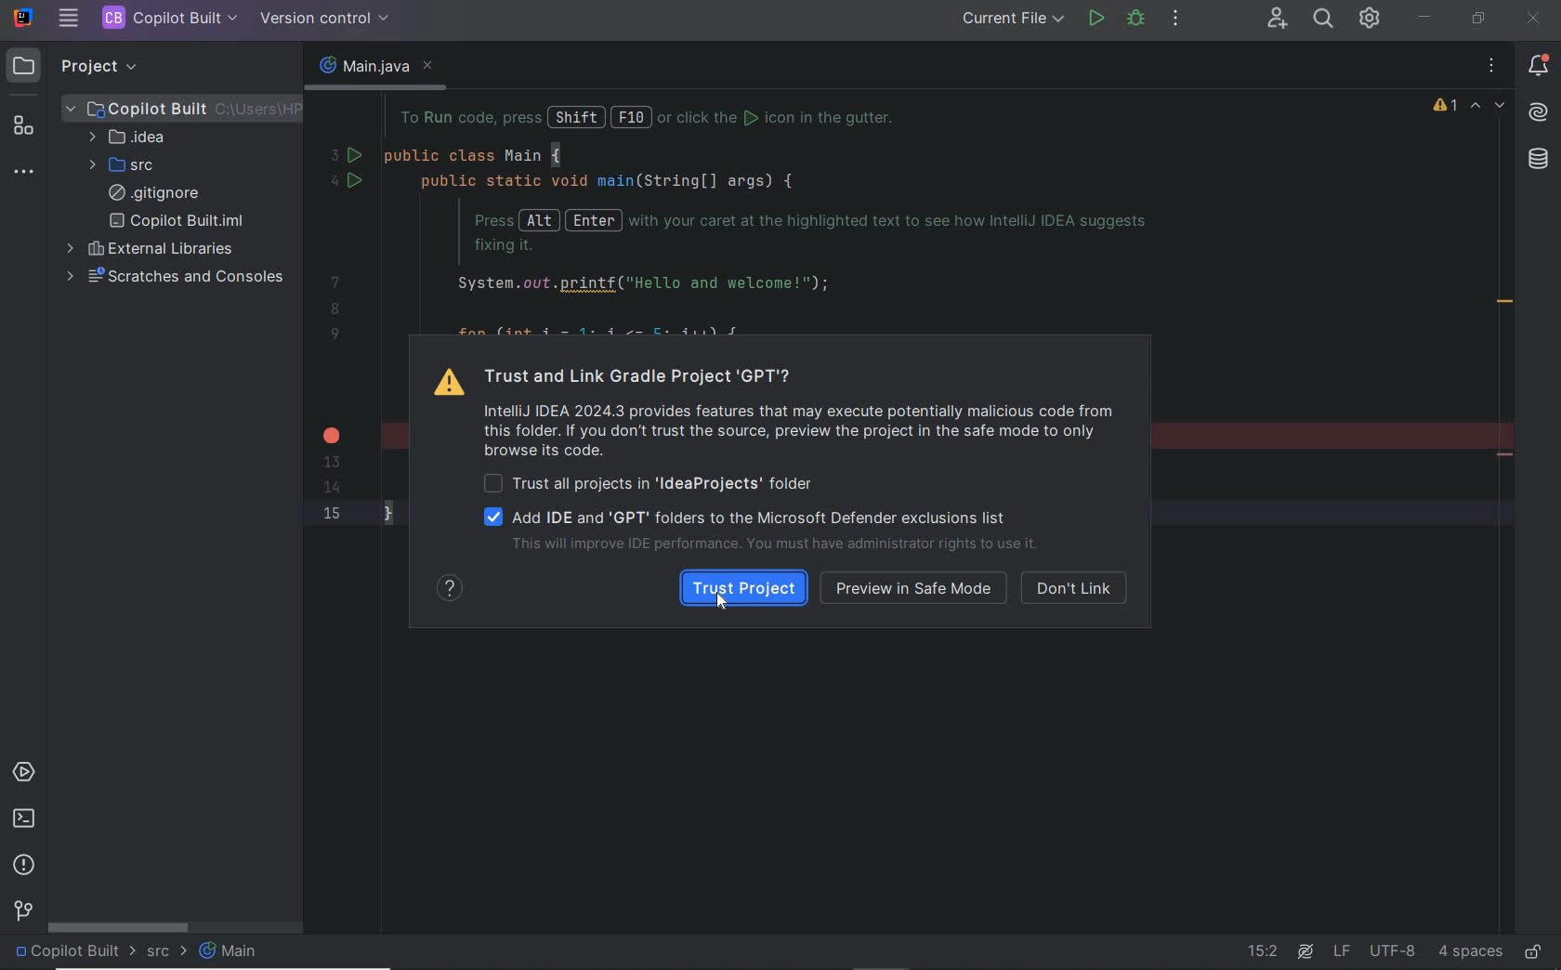  What do you see at coordinates (74, 952) in the screenshot?
I see `project name` at bounding box center [74, 952].